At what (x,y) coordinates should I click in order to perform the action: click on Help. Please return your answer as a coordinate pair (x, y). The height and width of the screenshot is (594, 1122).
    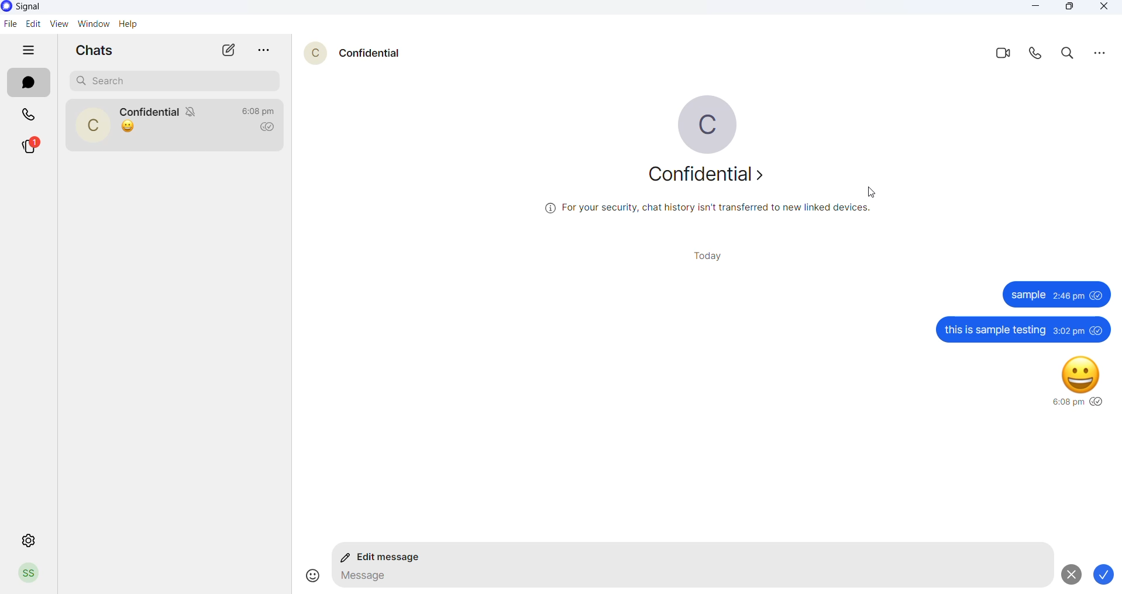
    Looking at the image, I should click on (132, 24).